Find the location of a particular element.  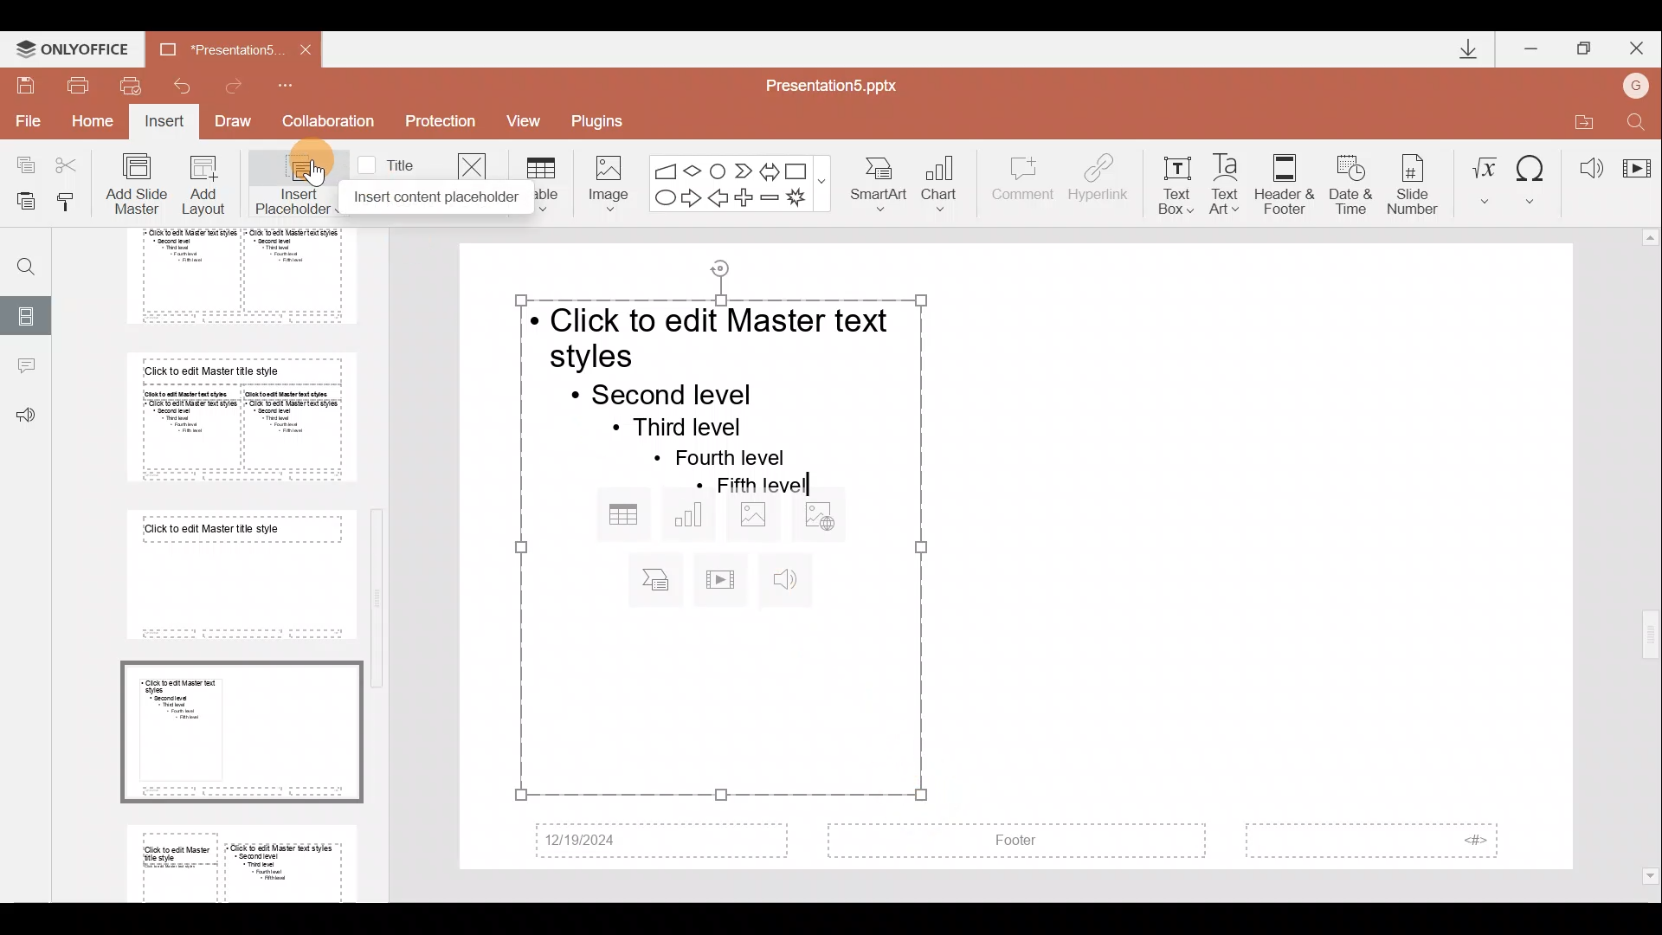

Insert placeholder is located at coordinates (287, 180).